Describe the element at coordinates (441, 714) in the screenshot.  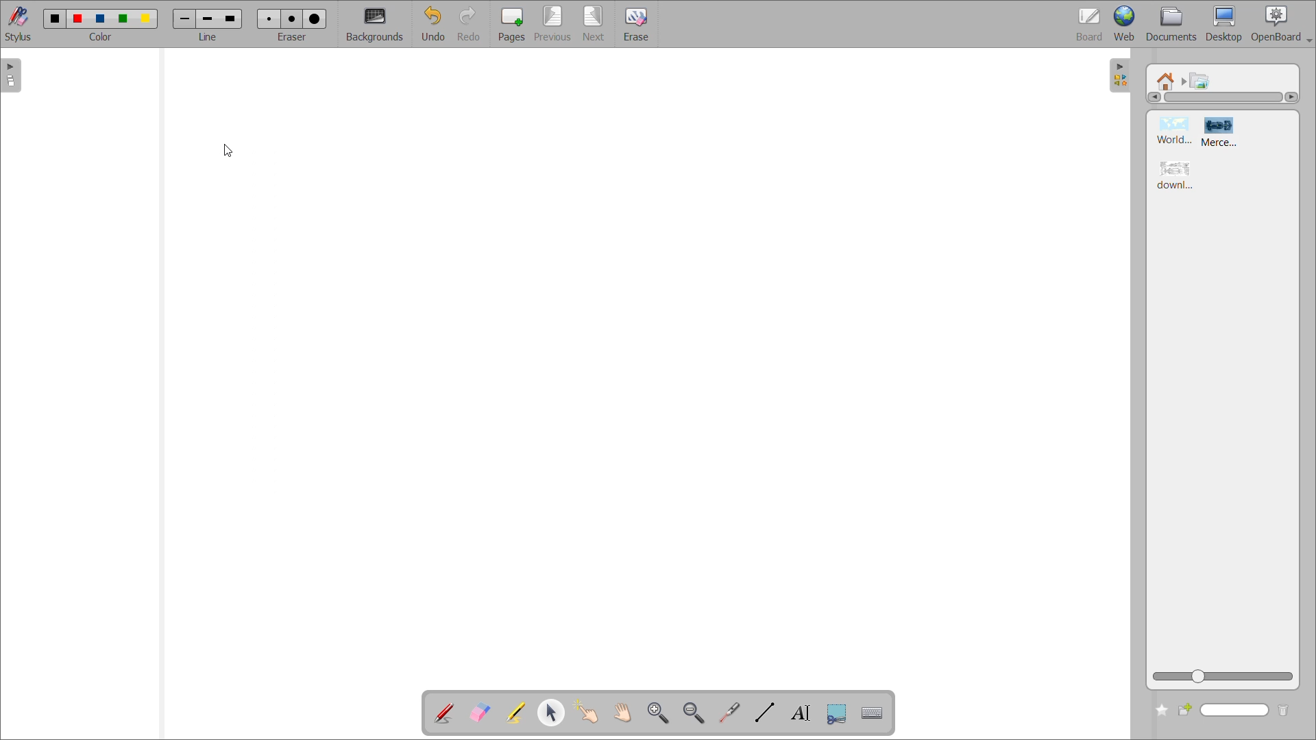
I see `annotate document` at that location.